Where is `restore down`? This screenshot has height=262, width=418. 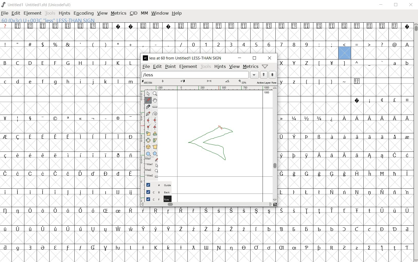
restore down is located at coordinates (396, 5).